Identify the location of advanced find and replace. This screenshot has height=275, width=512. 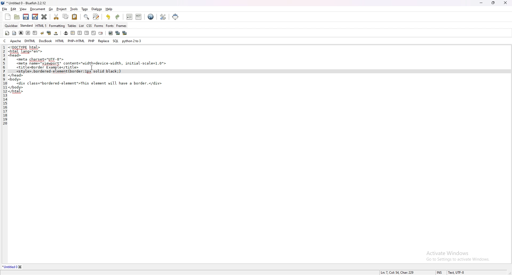
(97, 17).